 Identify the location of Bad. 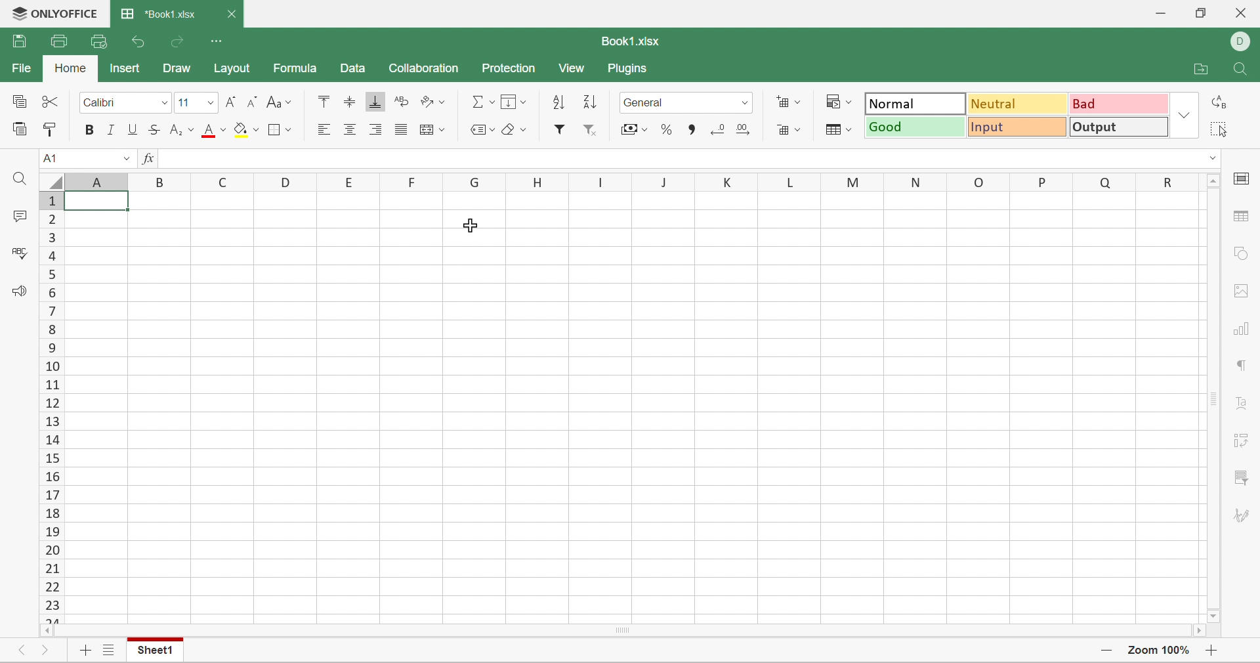
(1119, 103).